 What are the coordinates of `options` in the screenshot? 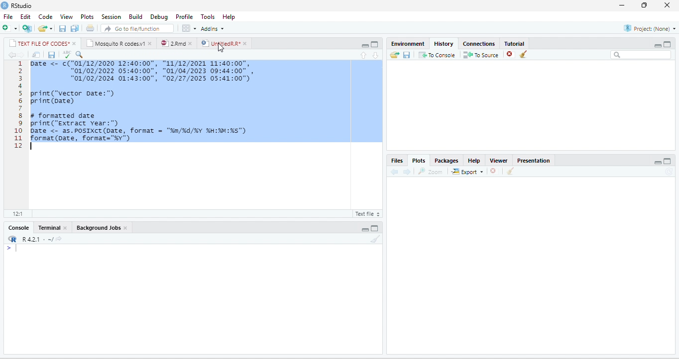 It's located at (190, 28).